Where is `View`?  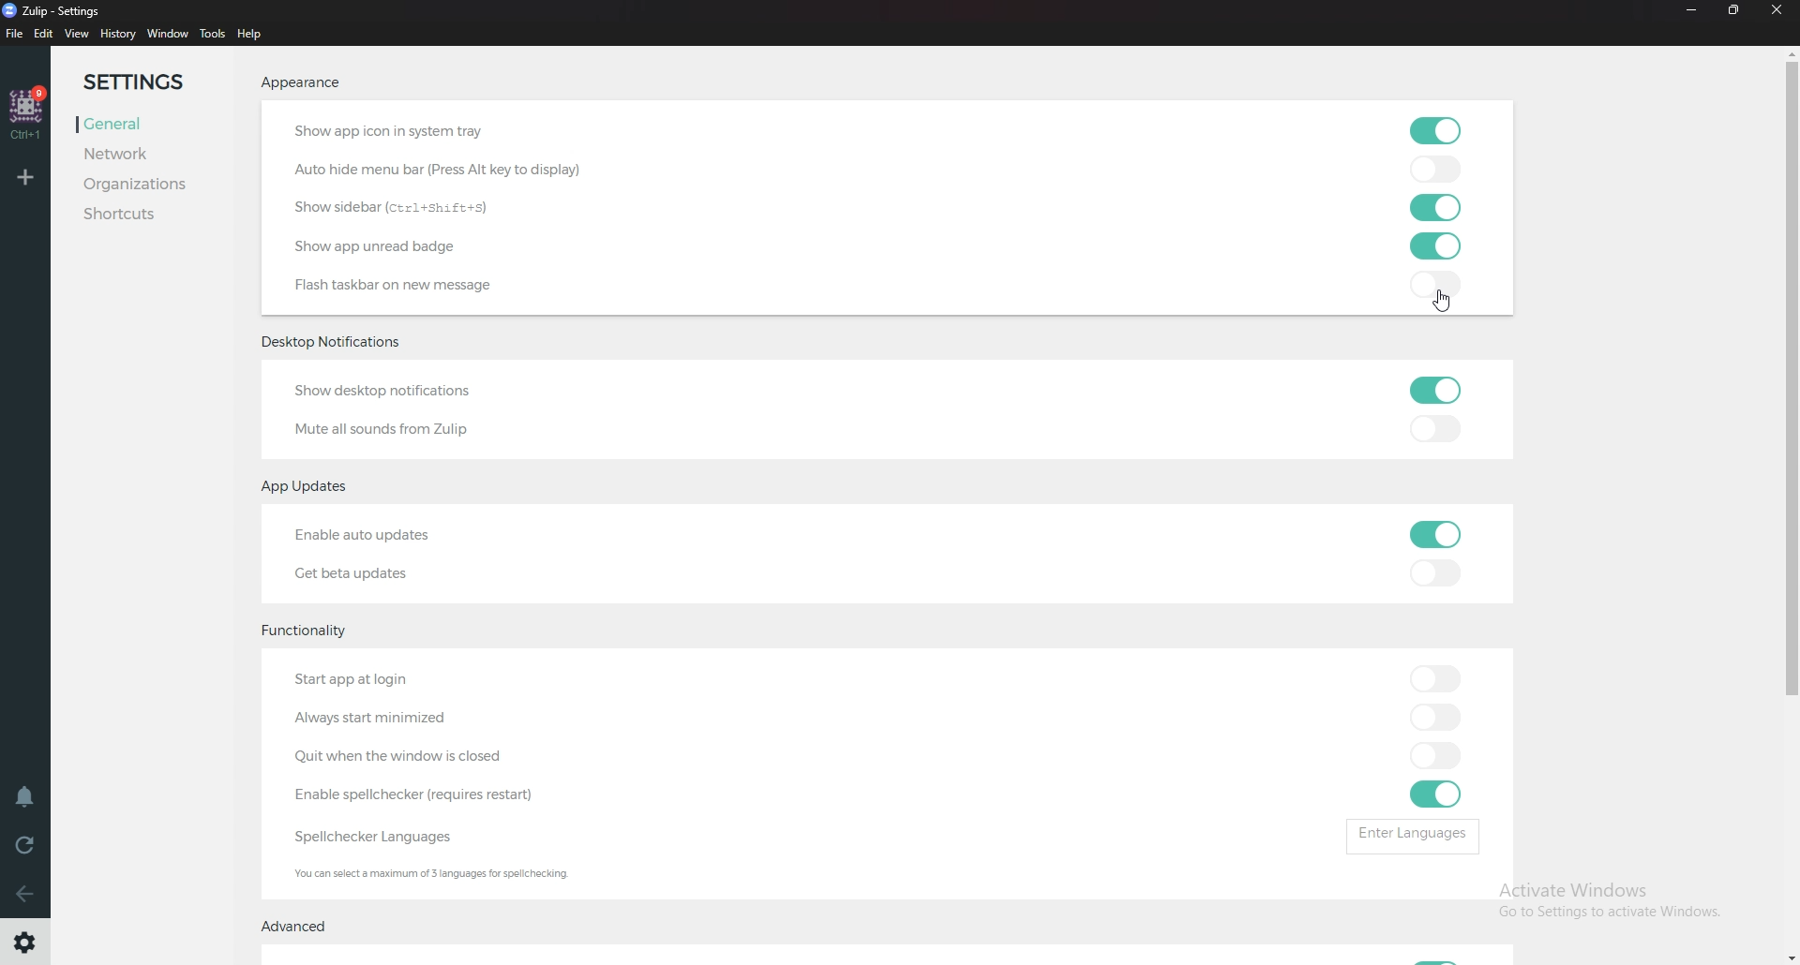 View is located at coordinates (76, 33).